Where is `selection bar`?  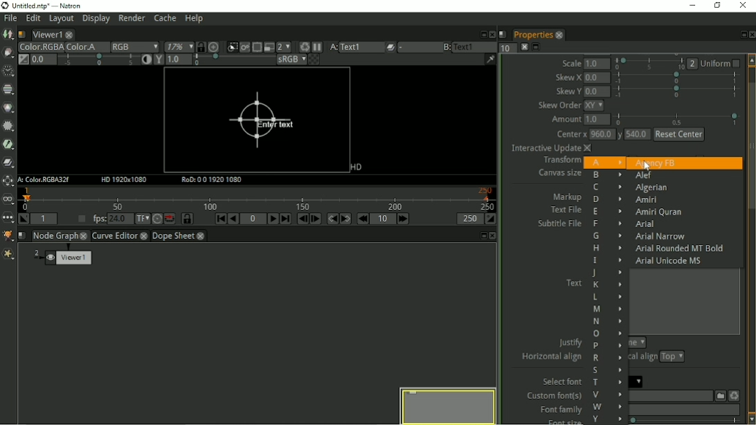
selection bar is located at coordinates (686, 421).